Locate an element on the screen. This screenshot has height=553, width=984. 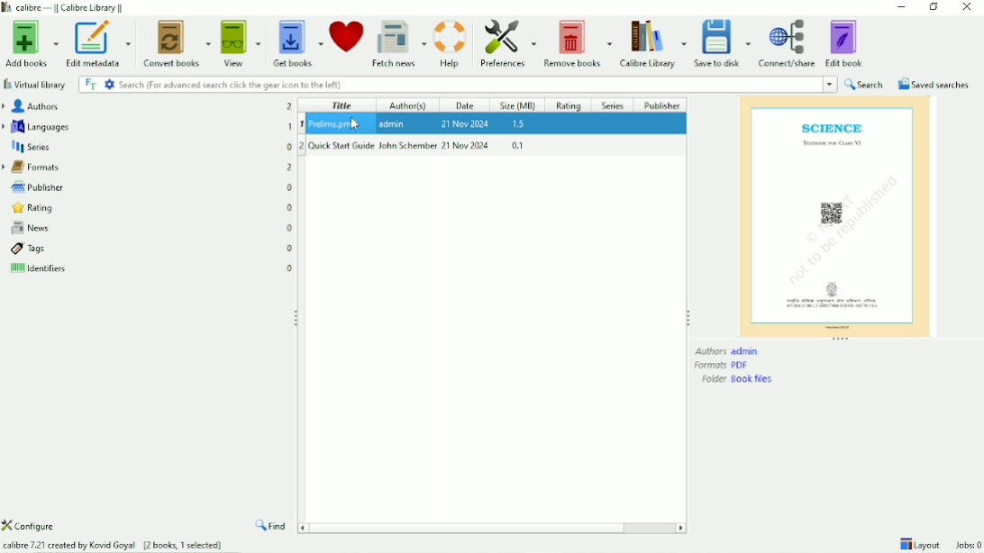
1.5 is located at coordinates (519, 124).